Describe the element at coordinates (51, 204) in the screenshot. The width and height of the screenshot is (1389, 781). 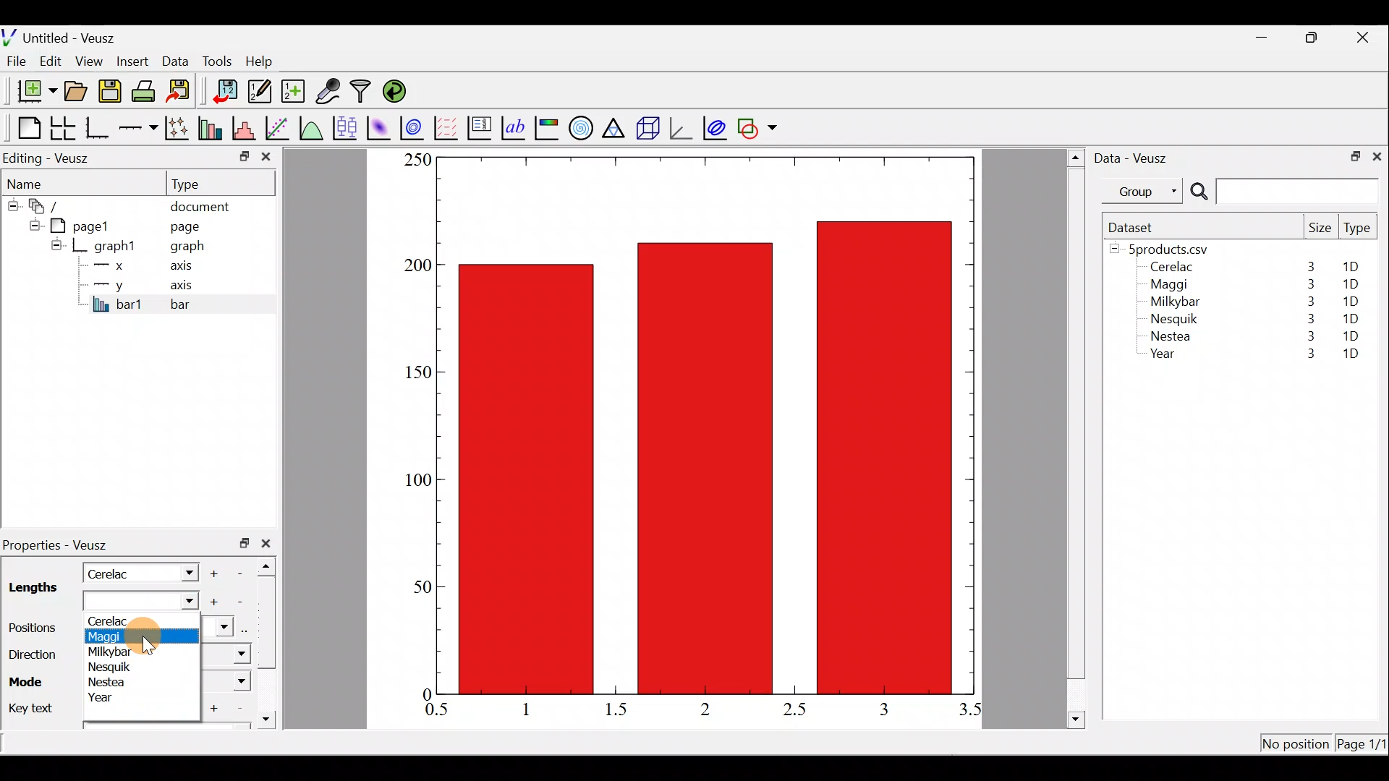
I see `document widget` at that location.